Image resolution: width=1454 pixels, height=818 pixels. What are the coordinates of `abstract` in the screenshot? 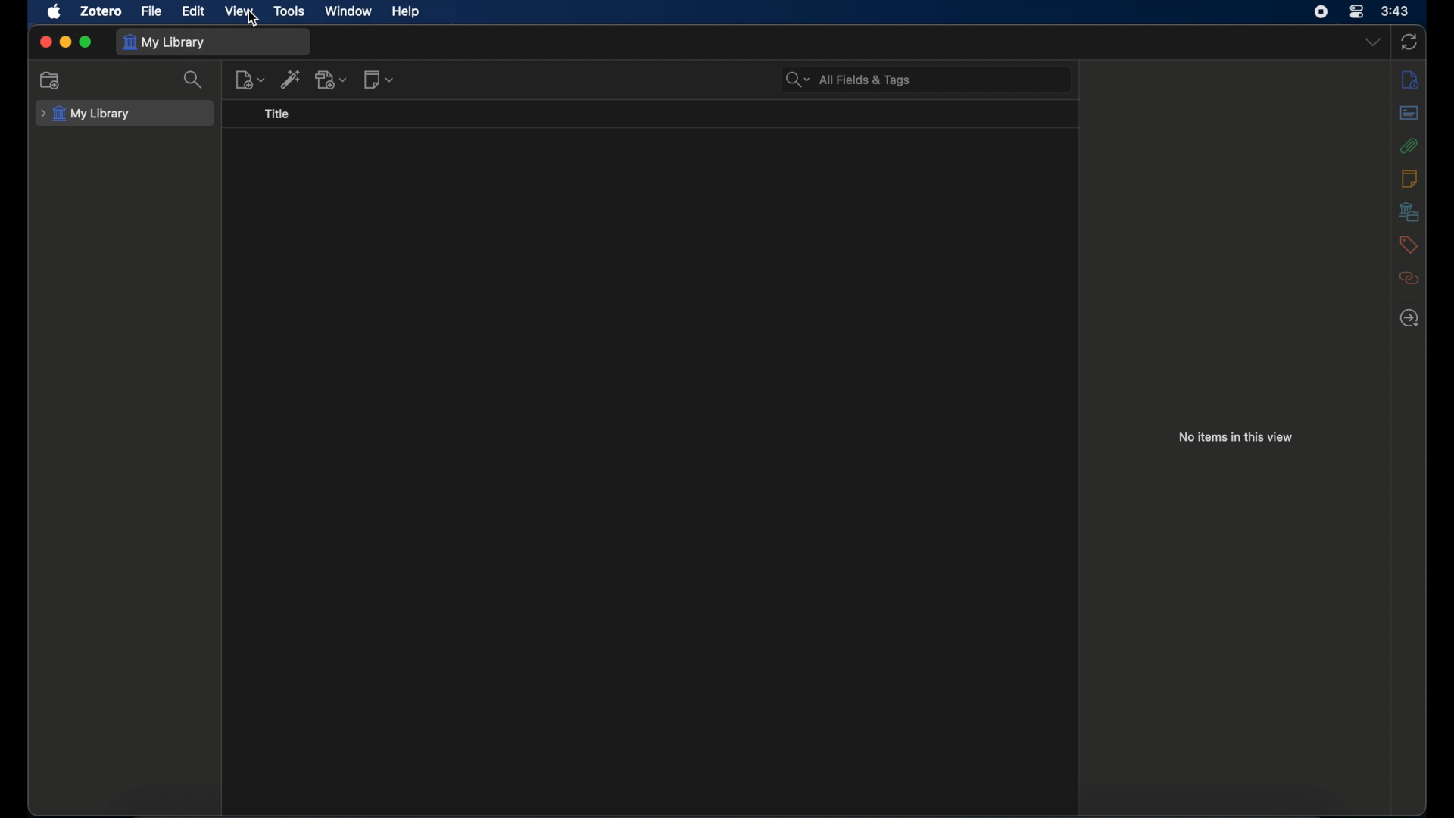 It's located at (1409, 113).